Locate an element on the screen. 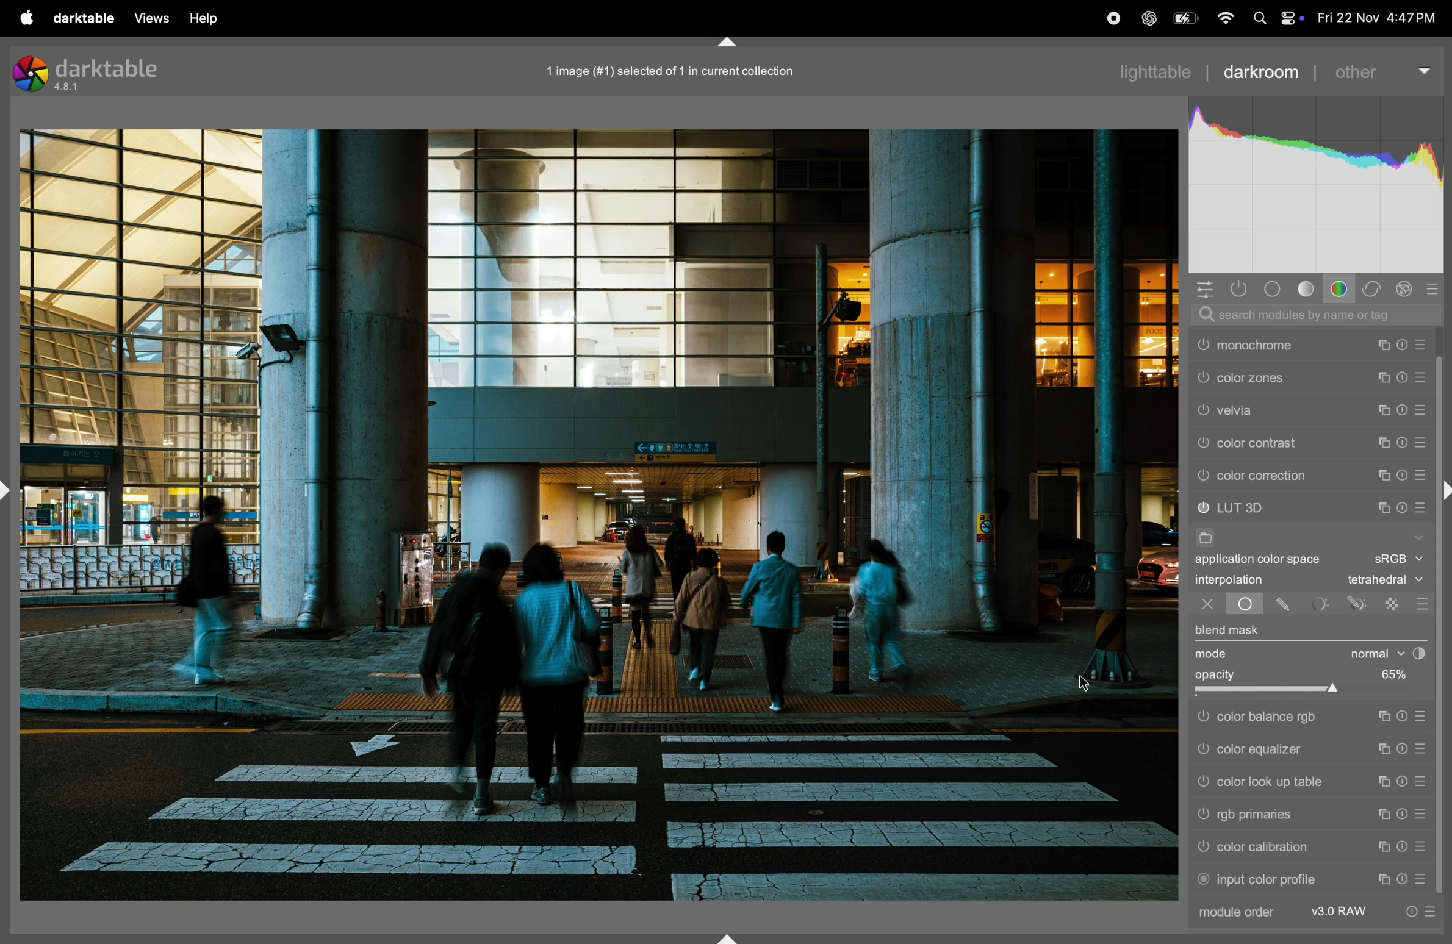  presets is located at coordinates (1423, 751).